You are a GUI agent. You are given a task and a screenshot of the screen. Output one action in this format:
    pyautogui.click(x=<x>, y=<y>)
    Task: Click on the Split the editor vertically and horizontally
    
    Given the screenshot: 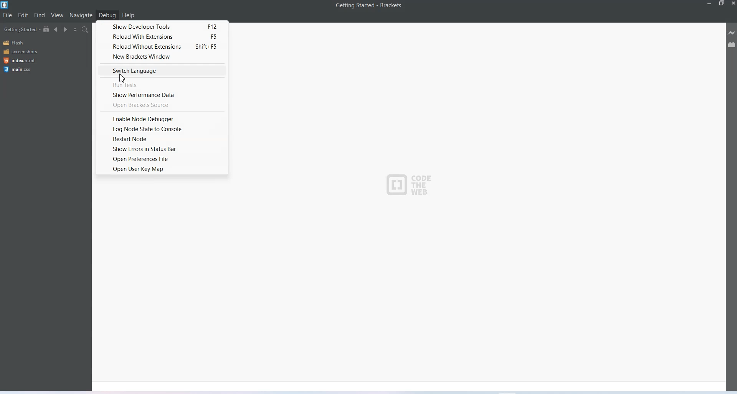 What is the action you would take?
    pyautogui.click(x=75, y=30)
    